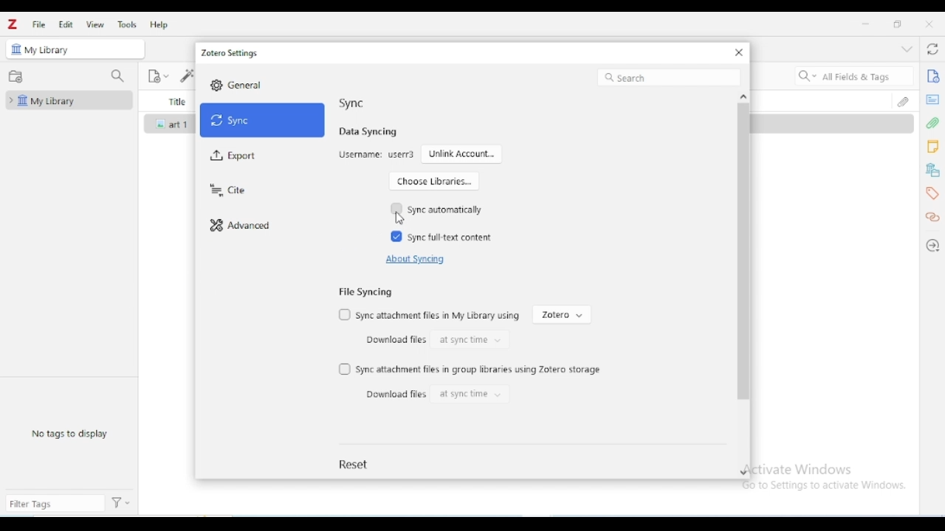 Image resolution: width=945 pixels, height=531 pixels. Describe the element at coordinates (397, 208) in the screenshot. I see `Checkbox ` at that location.